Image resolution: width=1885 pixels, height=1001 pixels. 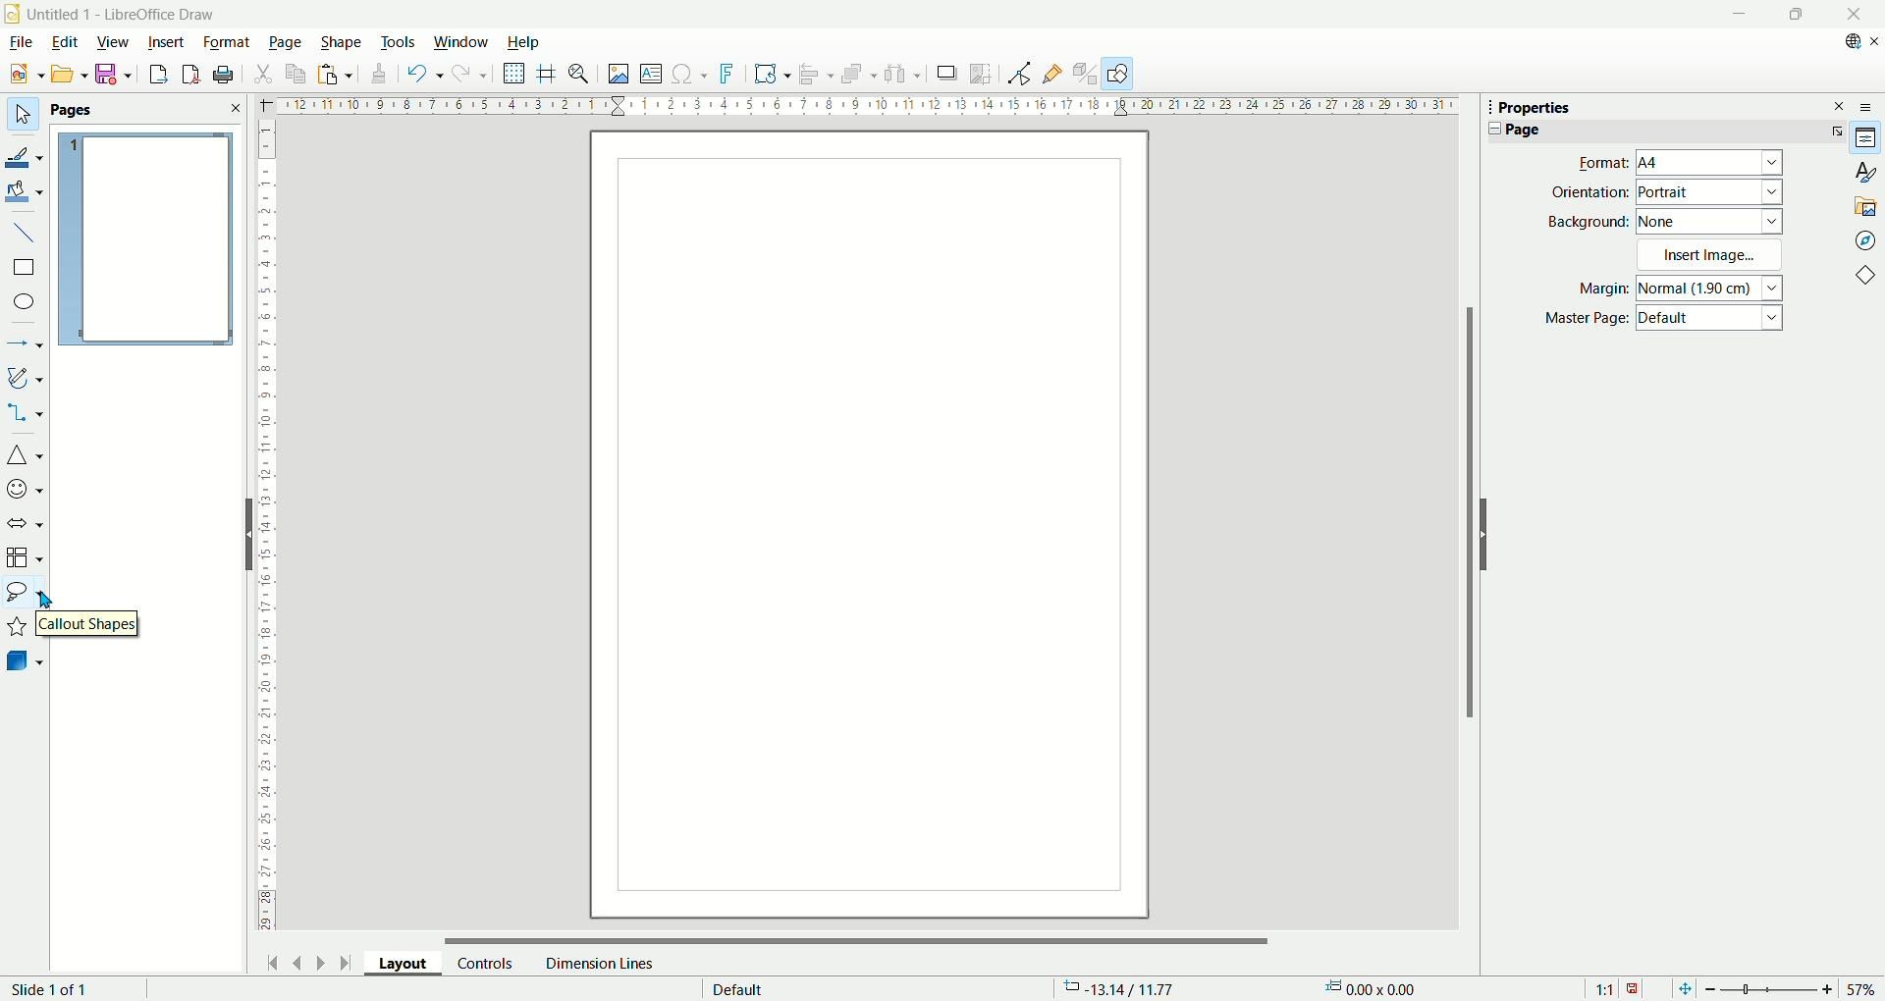 What do you see at coordinates (1866, 138) in the screenshot?
I see `Properties` at bounding box center [1866, 138].